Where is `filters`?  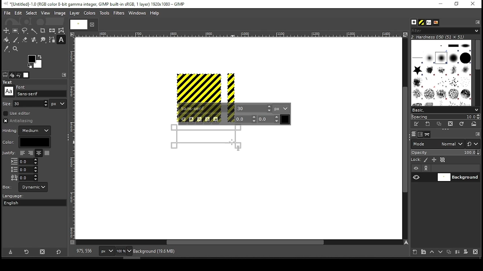
filters is located at coordinates (444, 31).